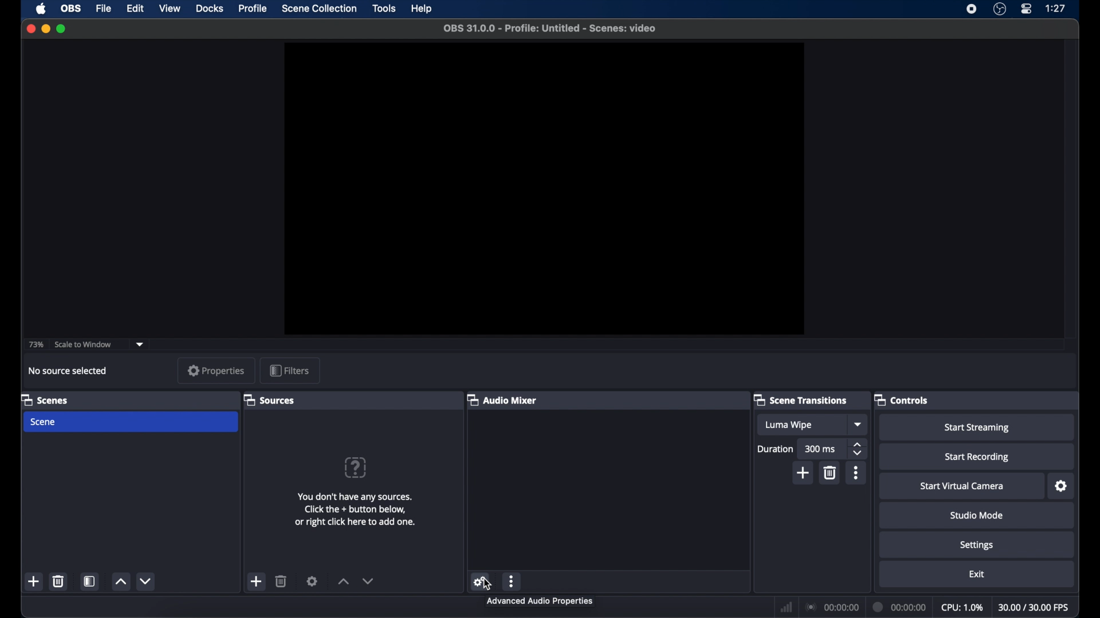  Describe the element at coordinates (252, 9) in the screenshot. I see `profile` at that location.